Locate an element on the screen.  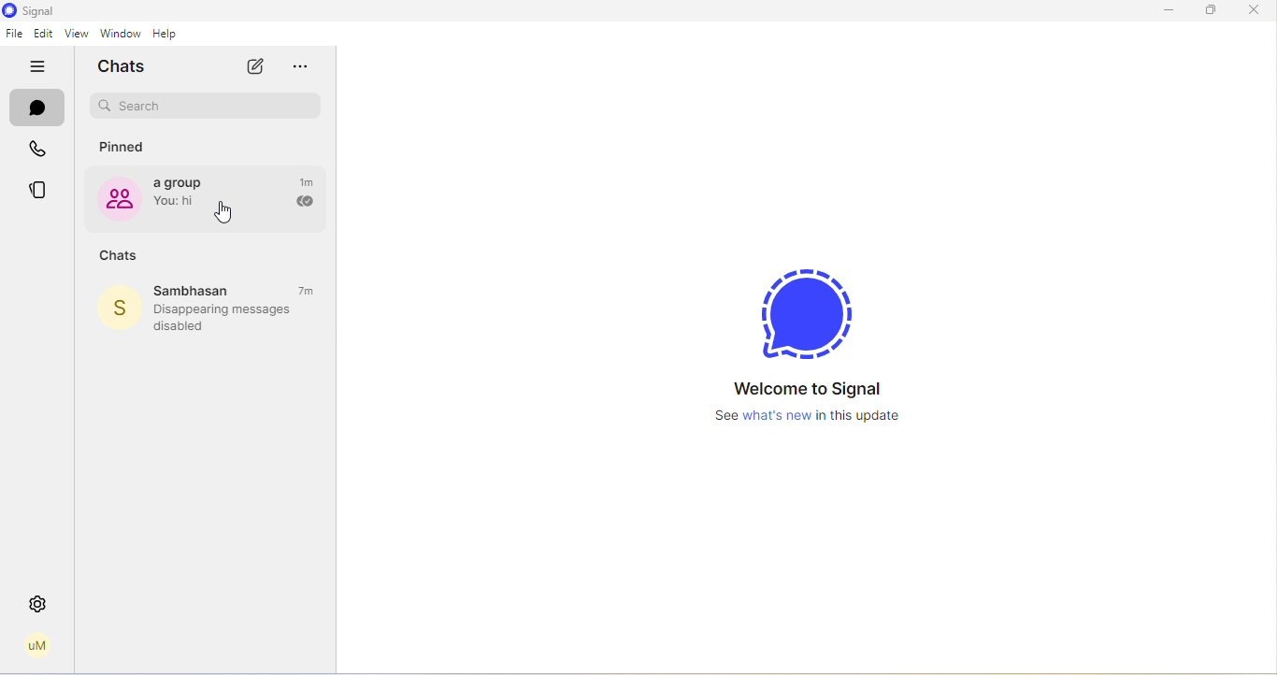
maximize is located at coordinates (1212, 10).